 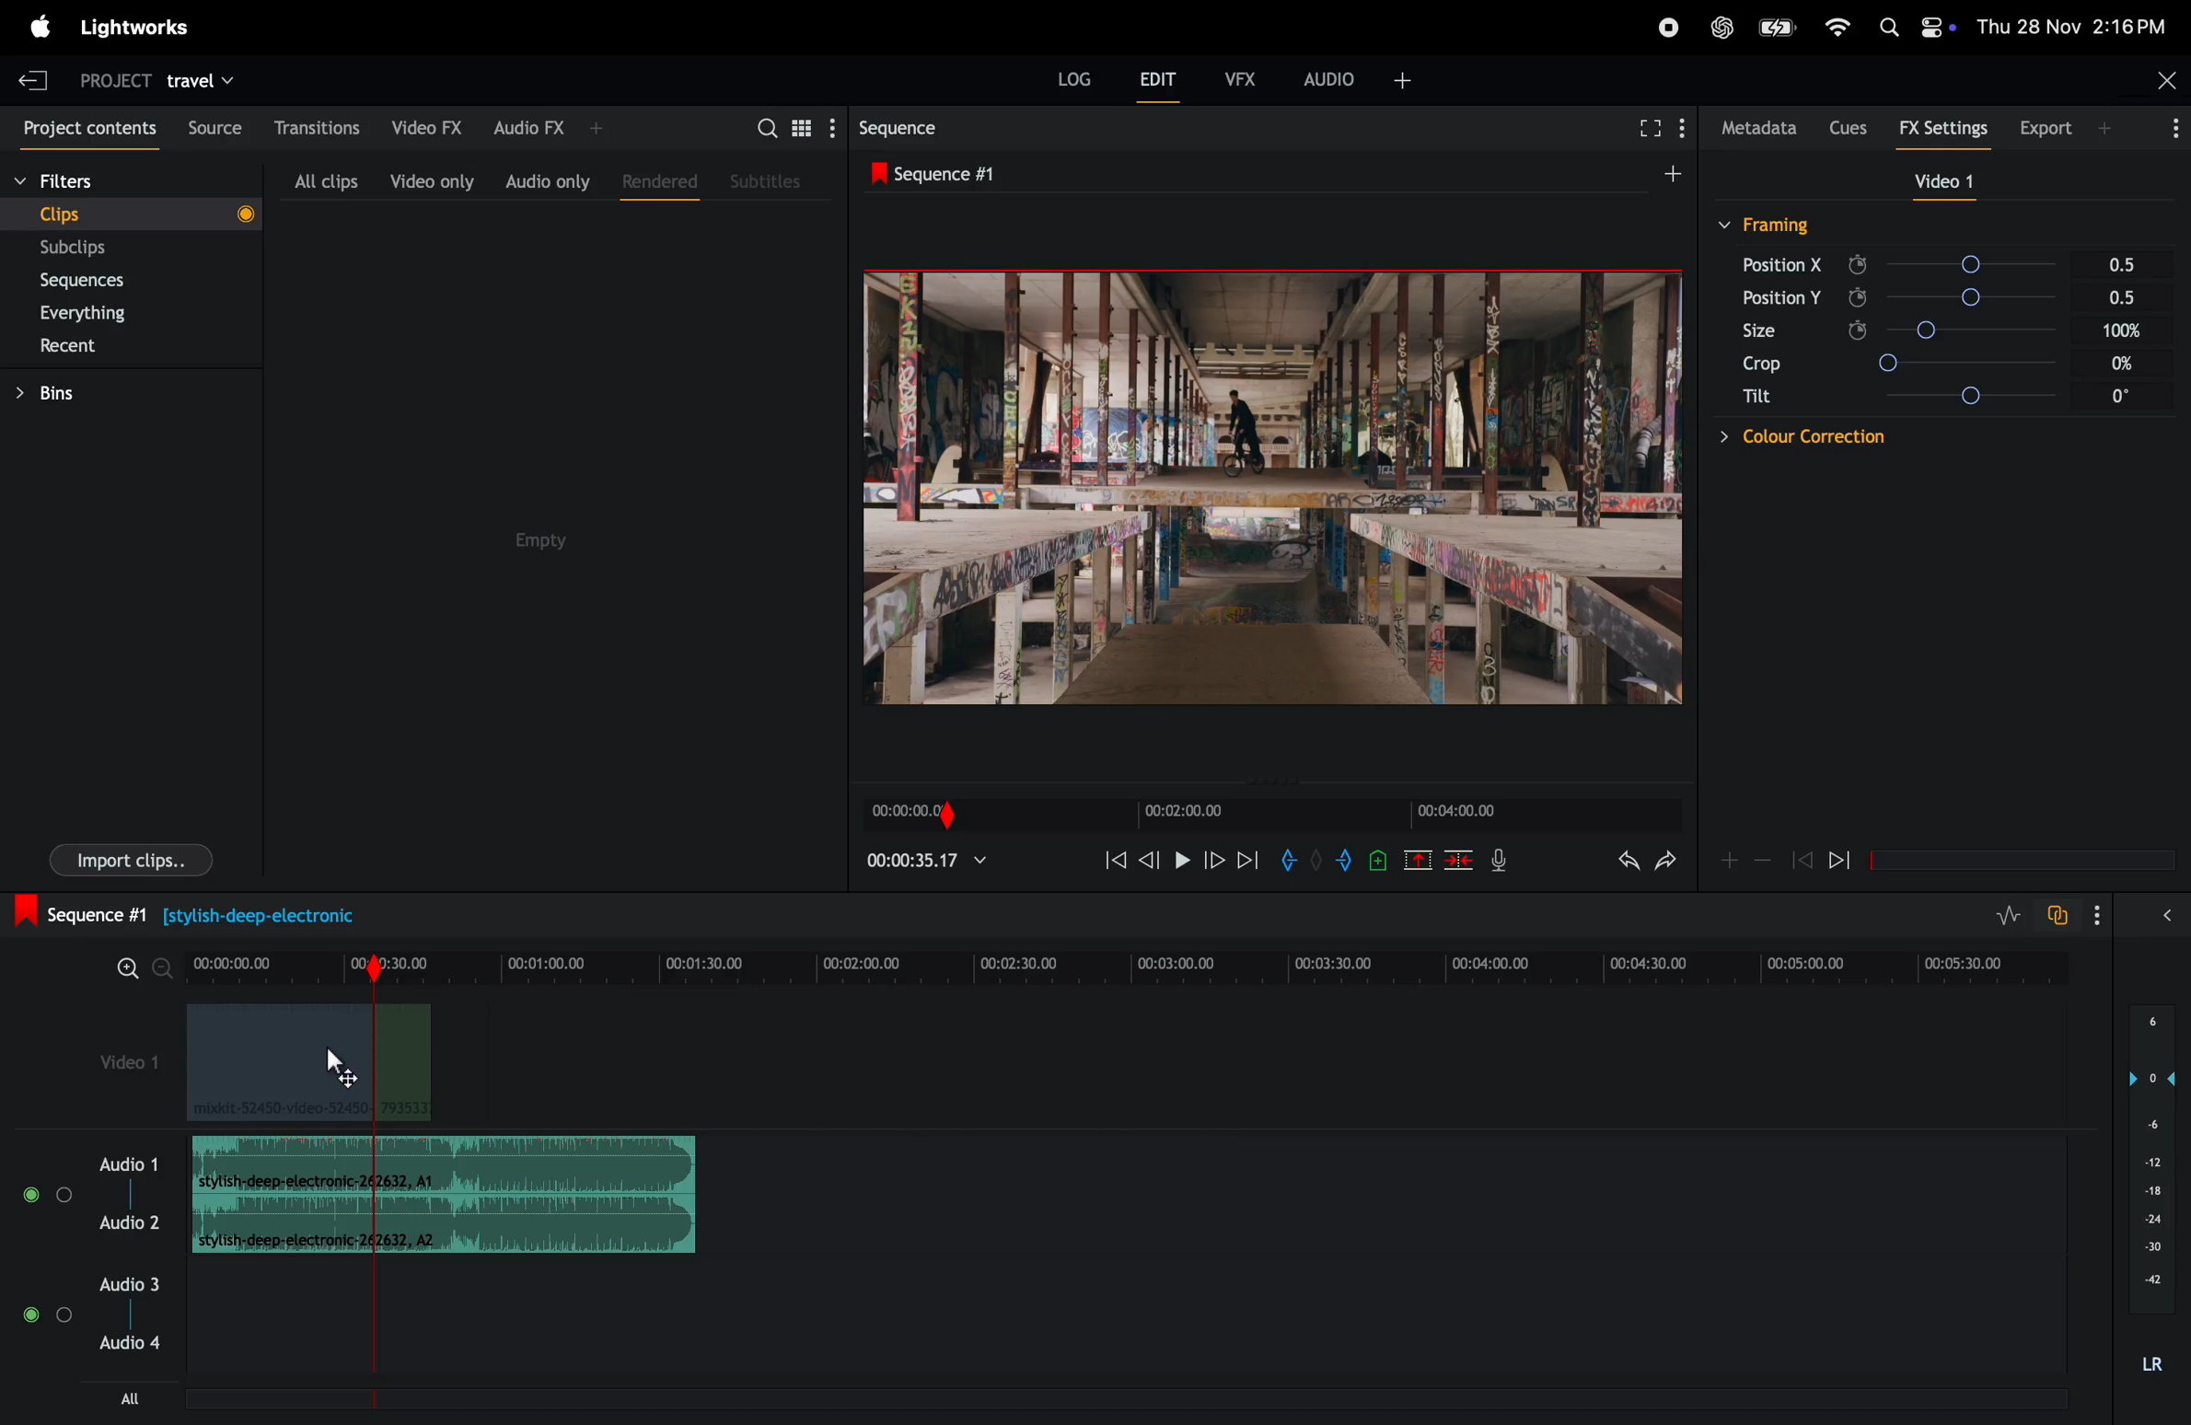 What do you see at coordinates (86, 129) in the screenshot?
I see `project contents` at bounding box center [86, 129].